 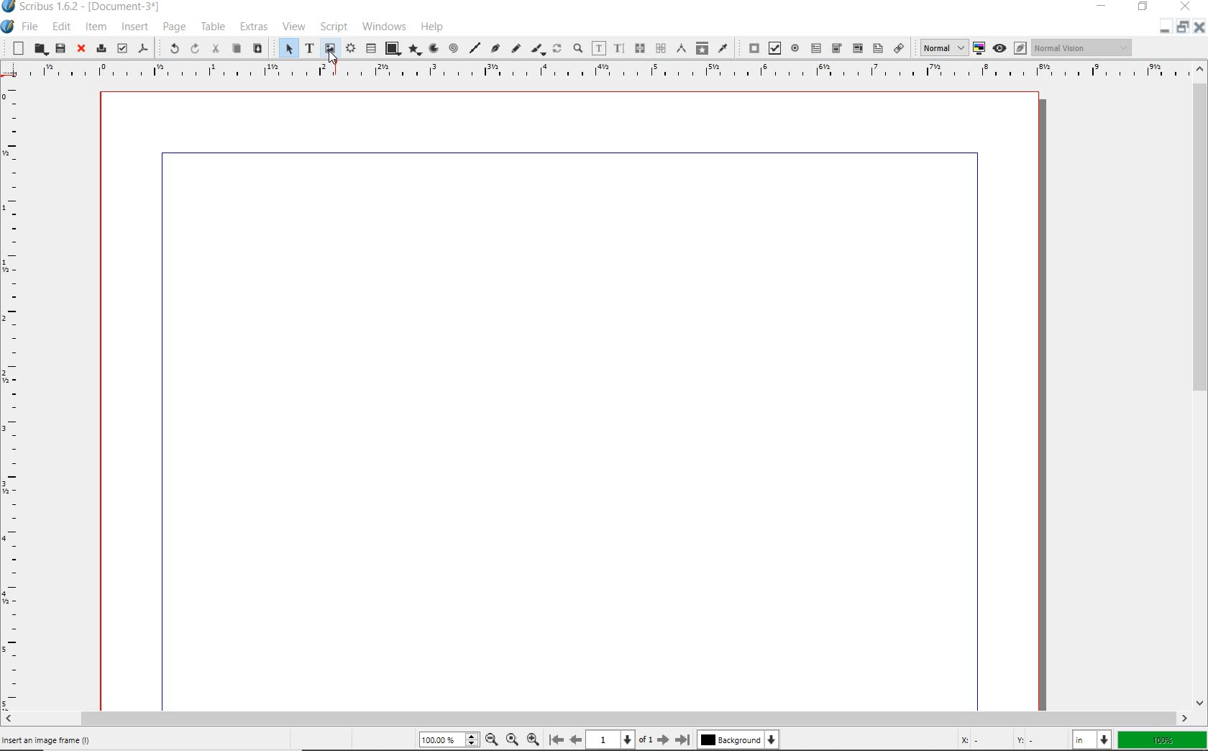 I want to click on spiral, so click(x=452, y=49).